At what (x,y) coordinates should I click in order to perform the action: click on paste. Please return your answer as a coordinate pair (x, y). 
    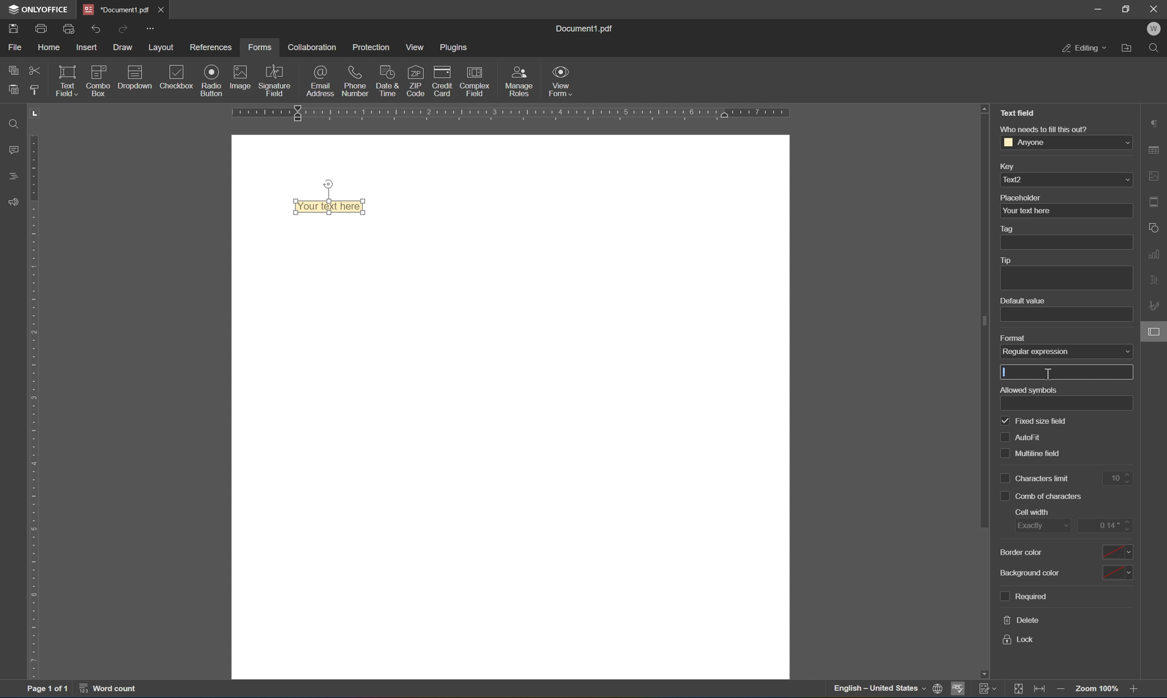
    Looking at the image, I should click on (16, 89).